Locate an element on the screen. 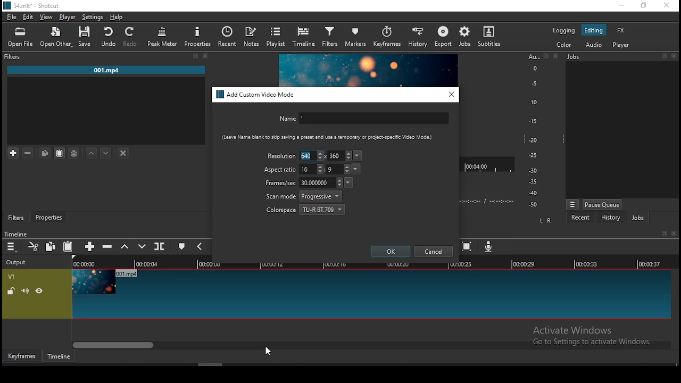 The width and height of the screenshot is (681, 383). 00:00:08 is located at coordinates (214, 264).